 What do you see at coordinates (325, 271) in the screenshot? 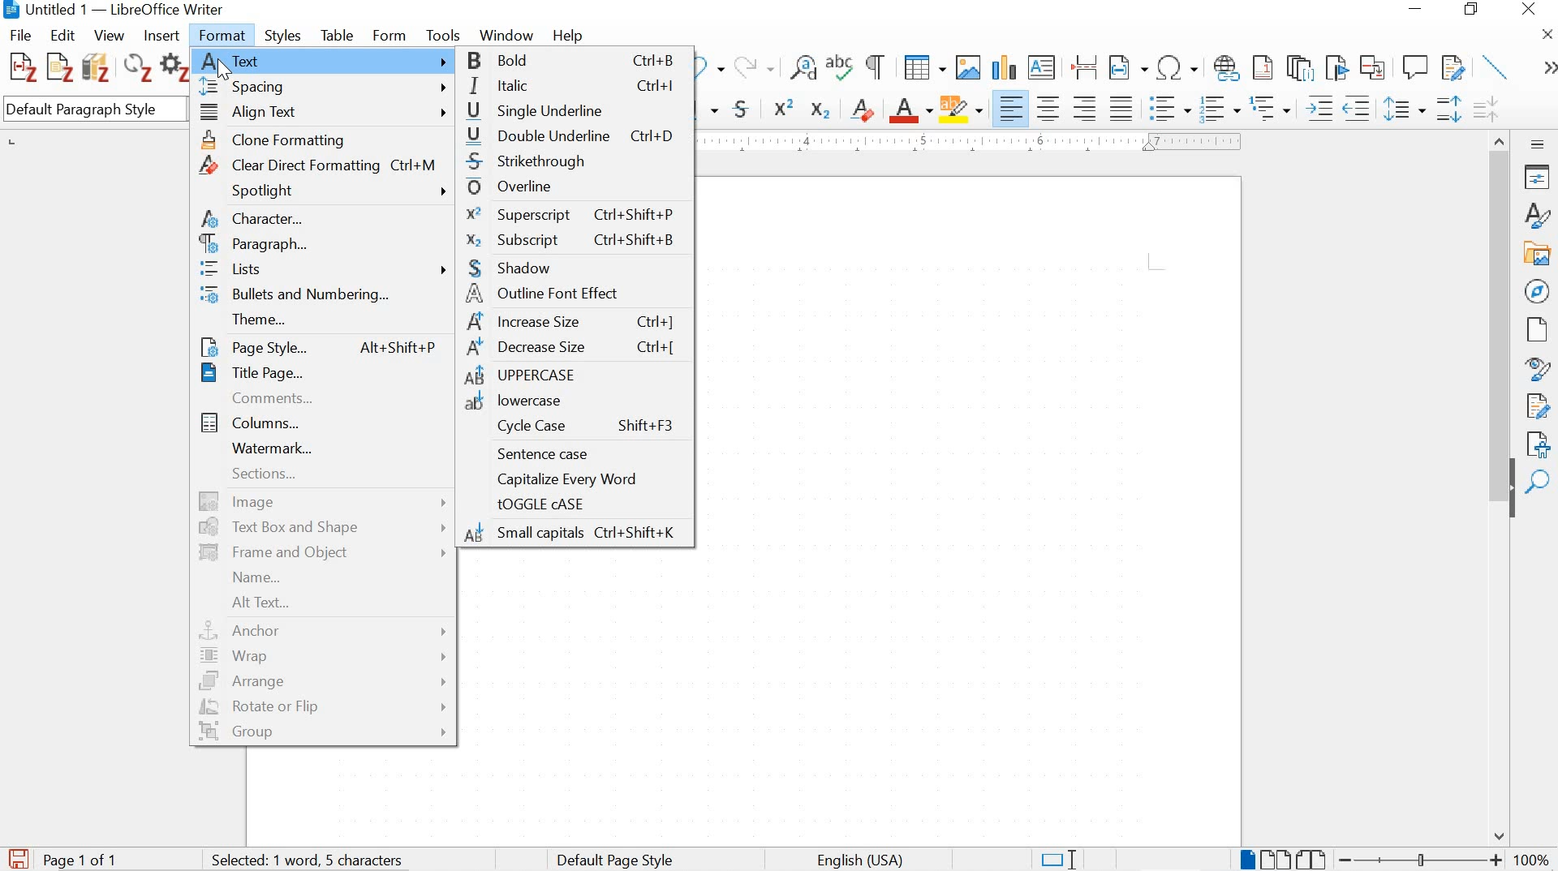
I see `lists` at bounding box center [325, 271].